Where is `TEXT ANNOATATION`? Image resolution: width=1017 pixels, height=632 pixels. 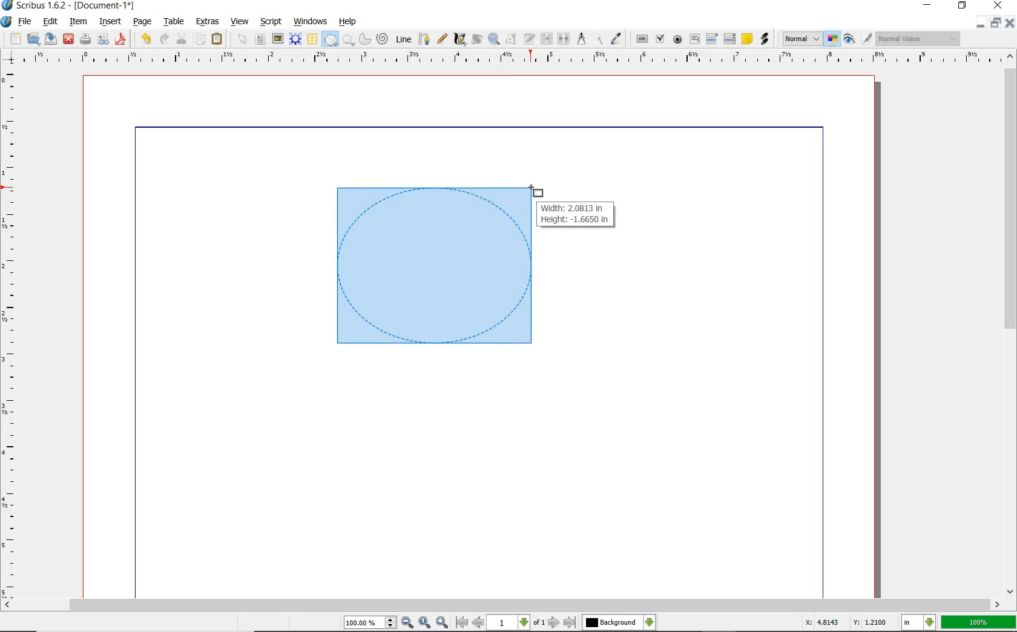 TEXT ANNOATATION is located at coordinates (746, 38).